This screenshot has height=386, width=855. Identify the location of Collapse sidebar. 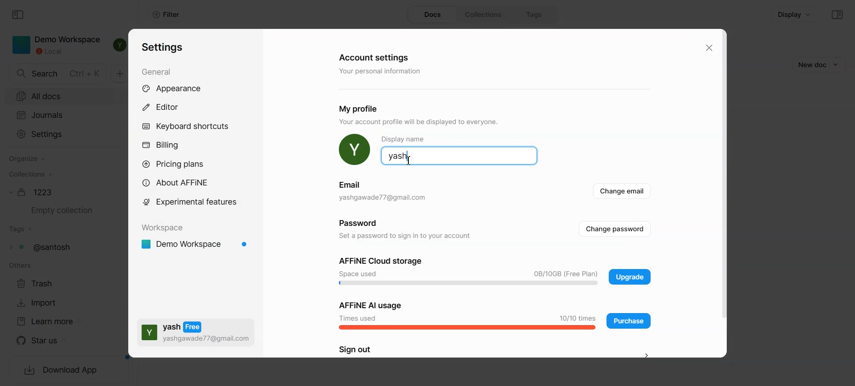
(19, 15).